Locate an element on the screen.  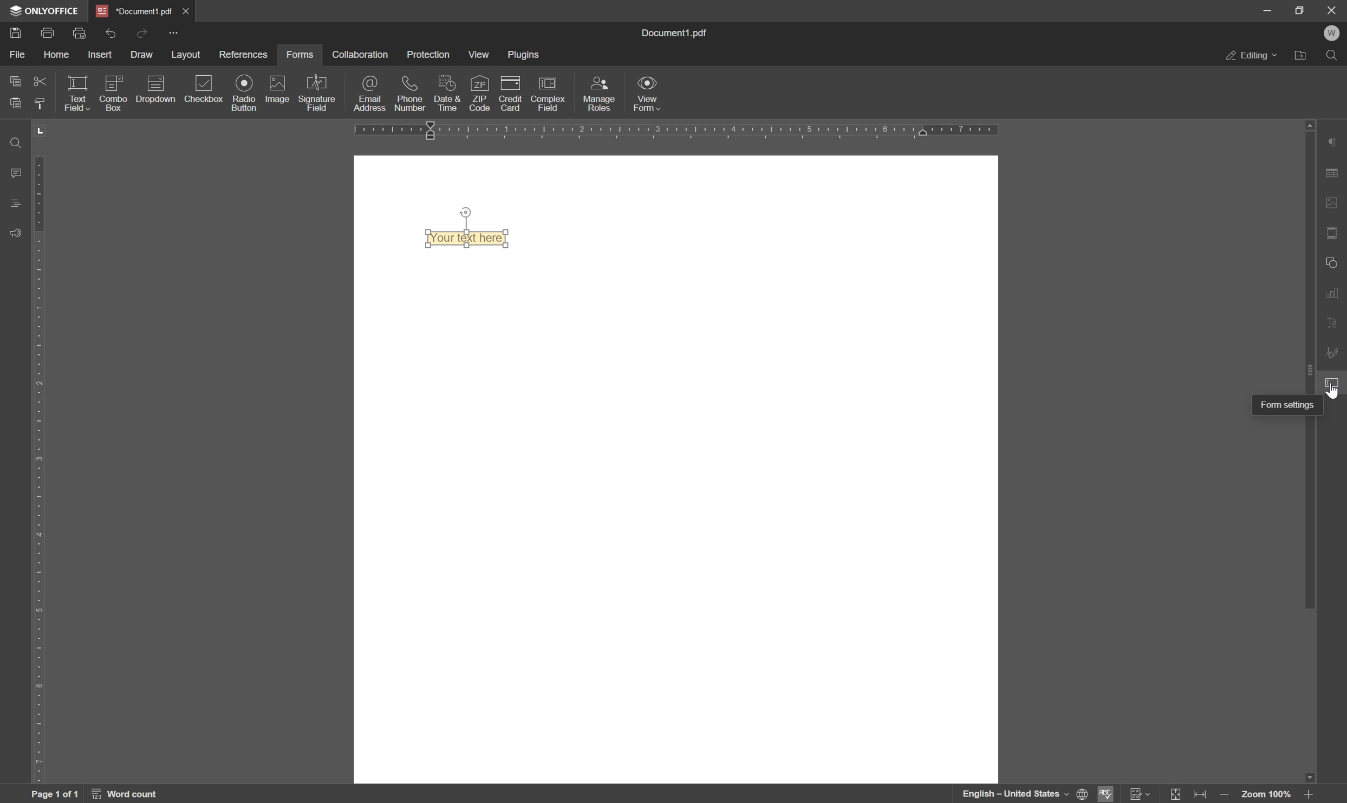
layout is located at coordinates (188, 55).